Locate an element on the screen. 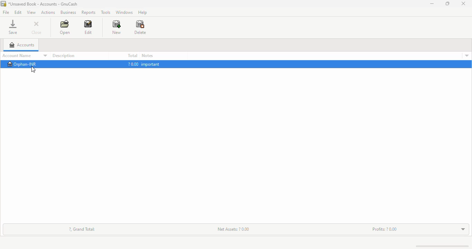 The image size is (472, 249). accounts is located at coordinates (21, 45).